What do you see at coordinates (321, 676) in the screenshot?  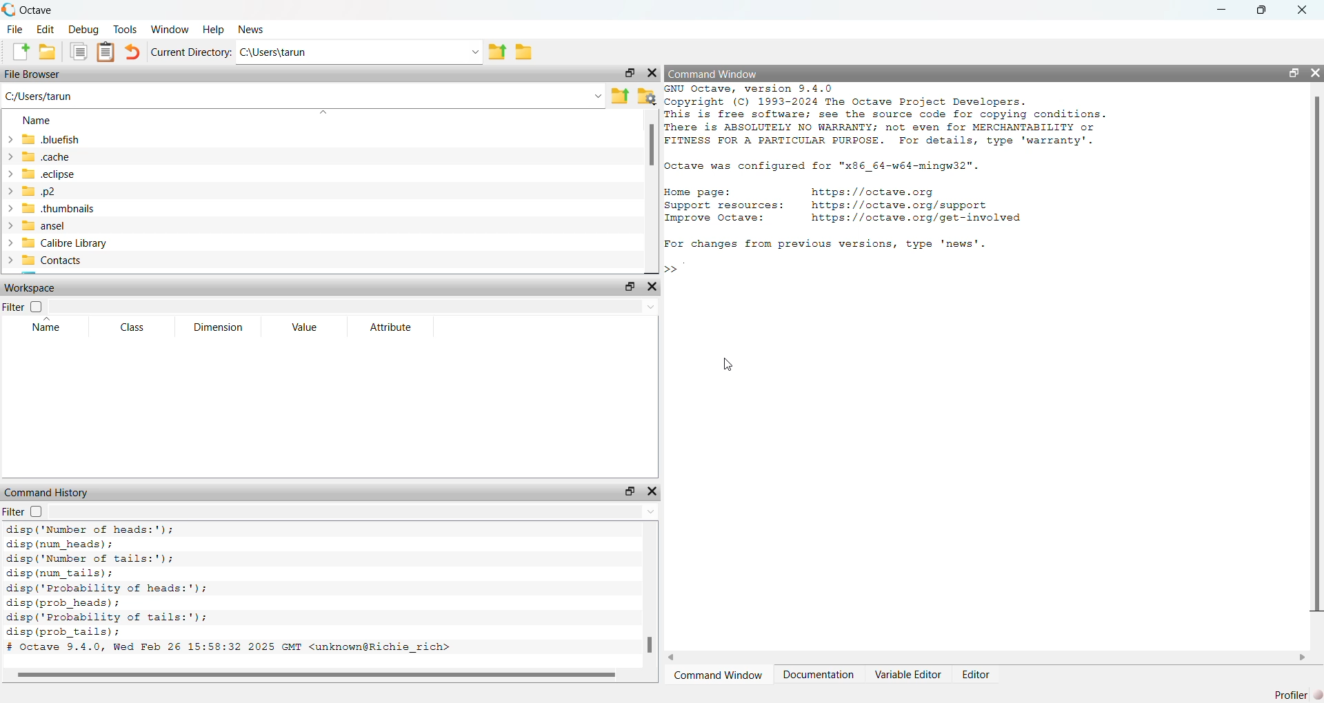 I see `horizontal scroll bar` at bounding box center [321, 676].